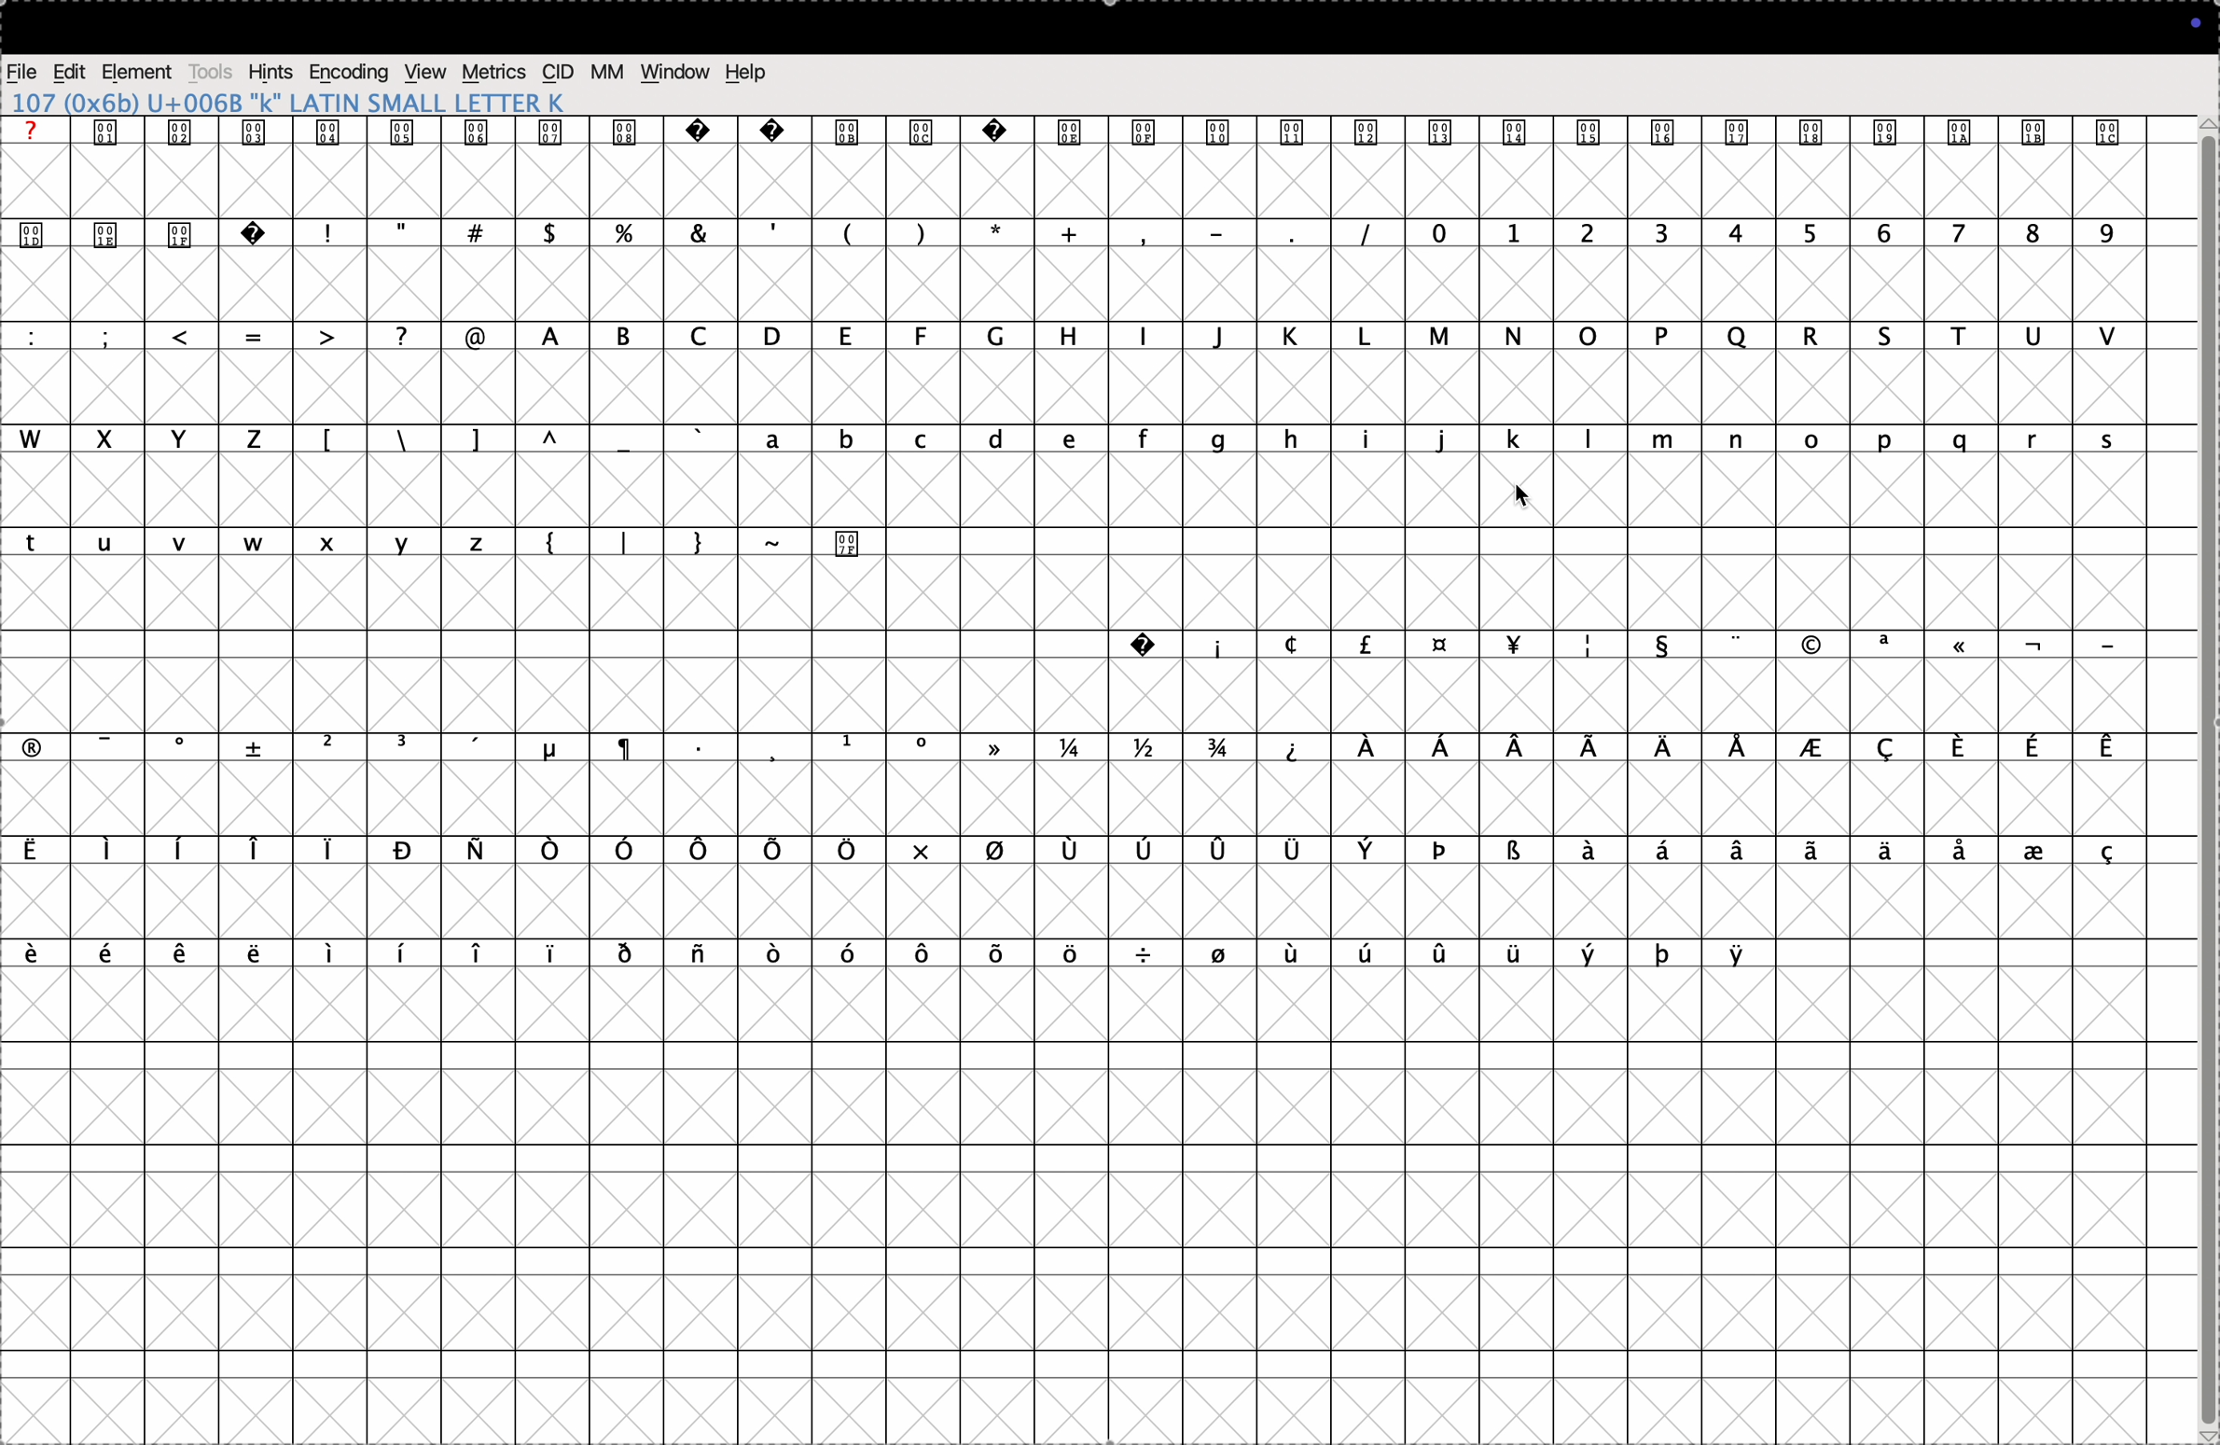 The width and height of the screenshot is (2220, 1445). I want to click on v, so click(2107, 338).